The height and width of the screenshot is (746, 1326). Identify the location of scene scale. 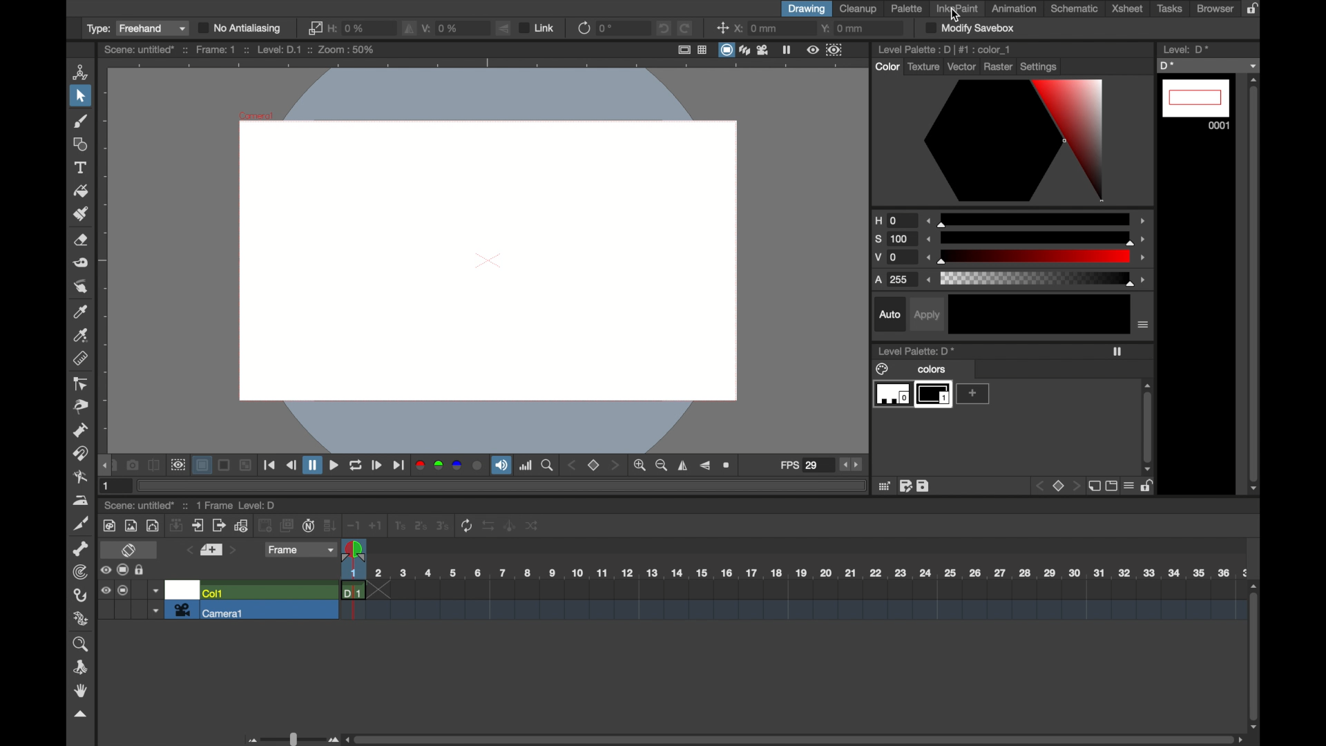
(792, 573).